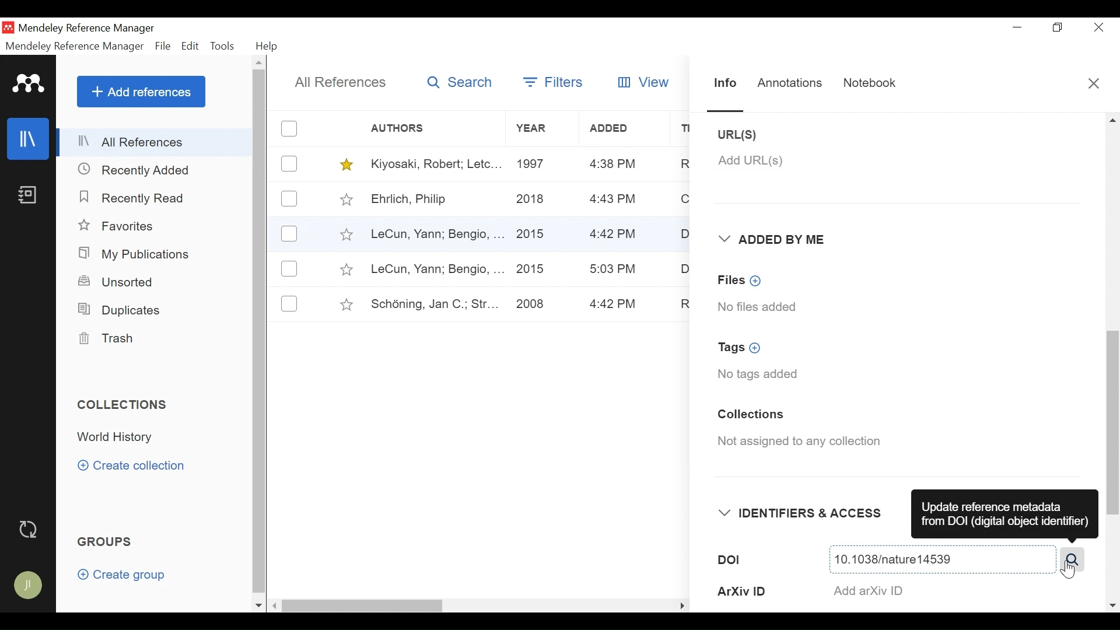  I want to click on Hide, so click(681, 603).